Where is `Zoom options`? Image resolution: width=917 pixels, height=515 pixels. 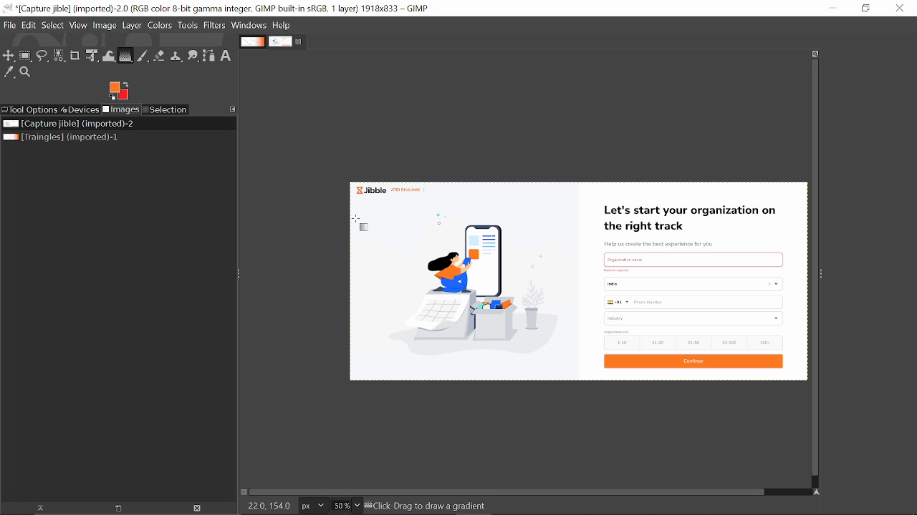 Zoom options is located at coordinates (357, 506).